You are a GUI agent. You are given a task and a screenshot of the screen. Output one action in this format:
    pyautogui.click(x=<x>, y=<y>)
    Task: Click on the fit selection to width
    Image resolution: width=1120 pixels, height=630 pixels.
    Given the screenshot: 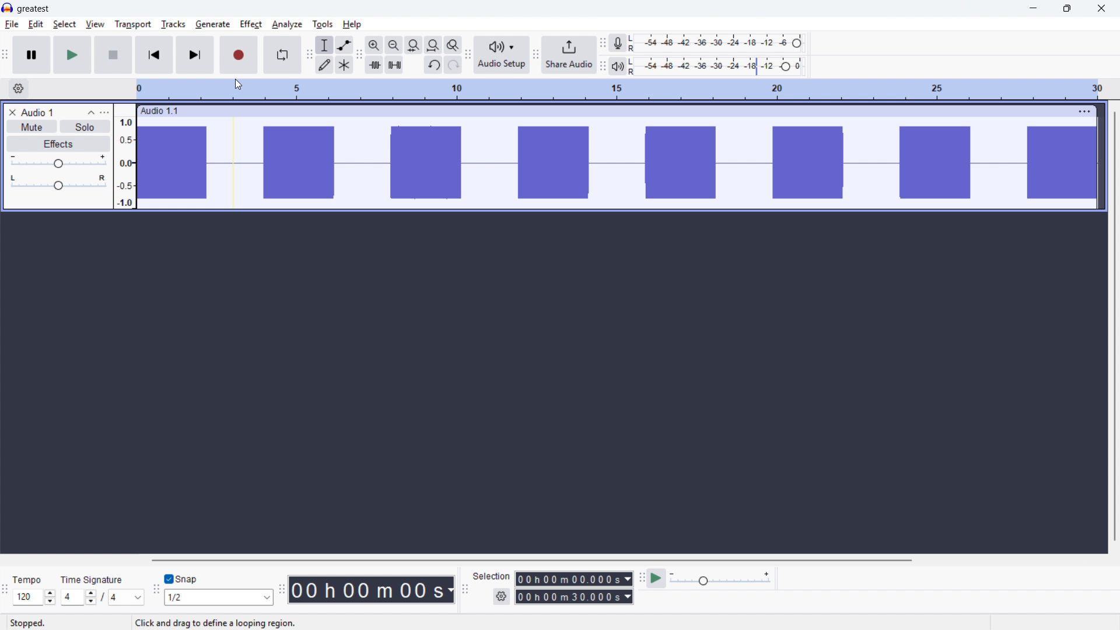 What is the action you would take?
    pyautogui.click(x=414, y=45)
    